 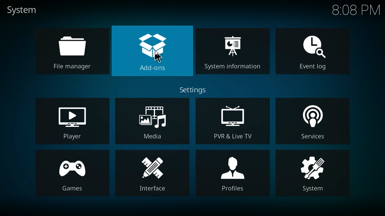 What do you see at coordinates (153, 53) in the screenshot?
I see `add-ons` at bounding box center [153, 53].